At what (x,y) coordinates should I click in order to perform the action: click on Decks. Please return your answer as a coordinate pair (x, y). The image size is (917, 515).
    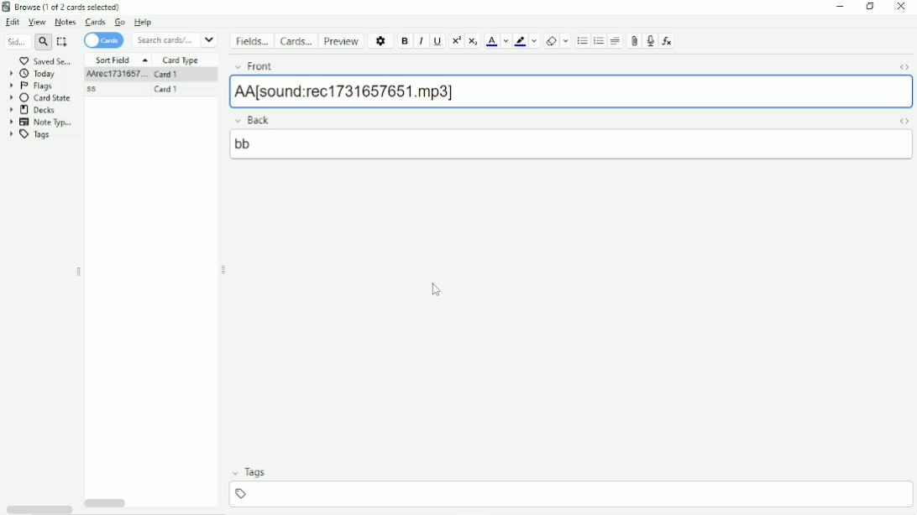
    Looking at the image, I should click on (34, 110).